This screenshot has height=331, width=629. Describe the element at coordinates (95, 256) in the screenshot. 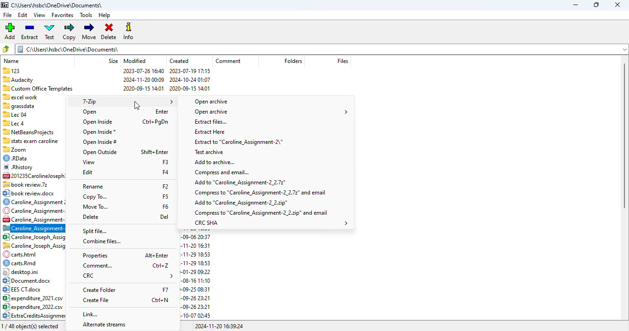

I see `properties` at that location.